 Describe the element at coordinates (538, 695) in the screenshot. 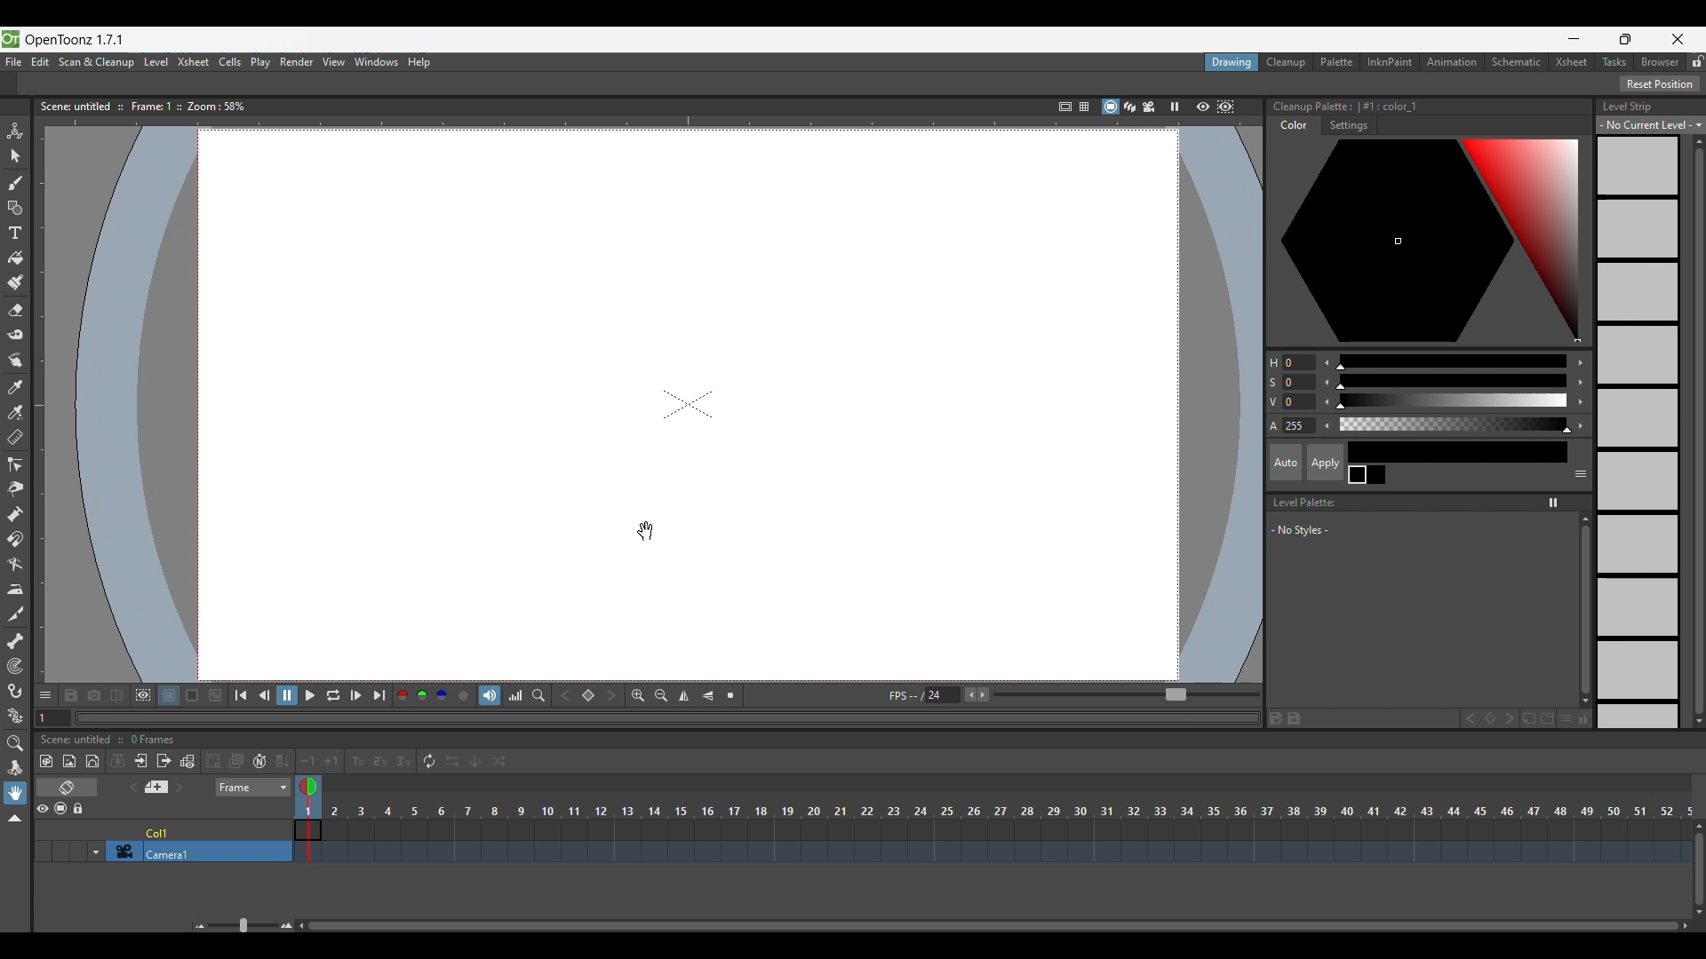

I see `Locator` at that location.